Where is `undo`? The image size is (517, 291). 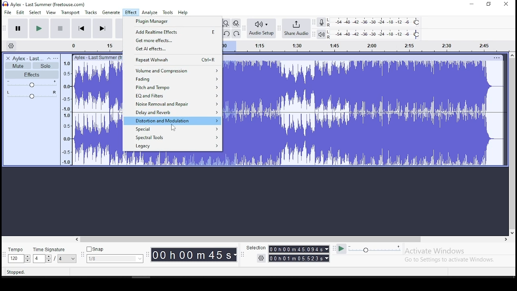 undo is located at coordinates (225, 34).